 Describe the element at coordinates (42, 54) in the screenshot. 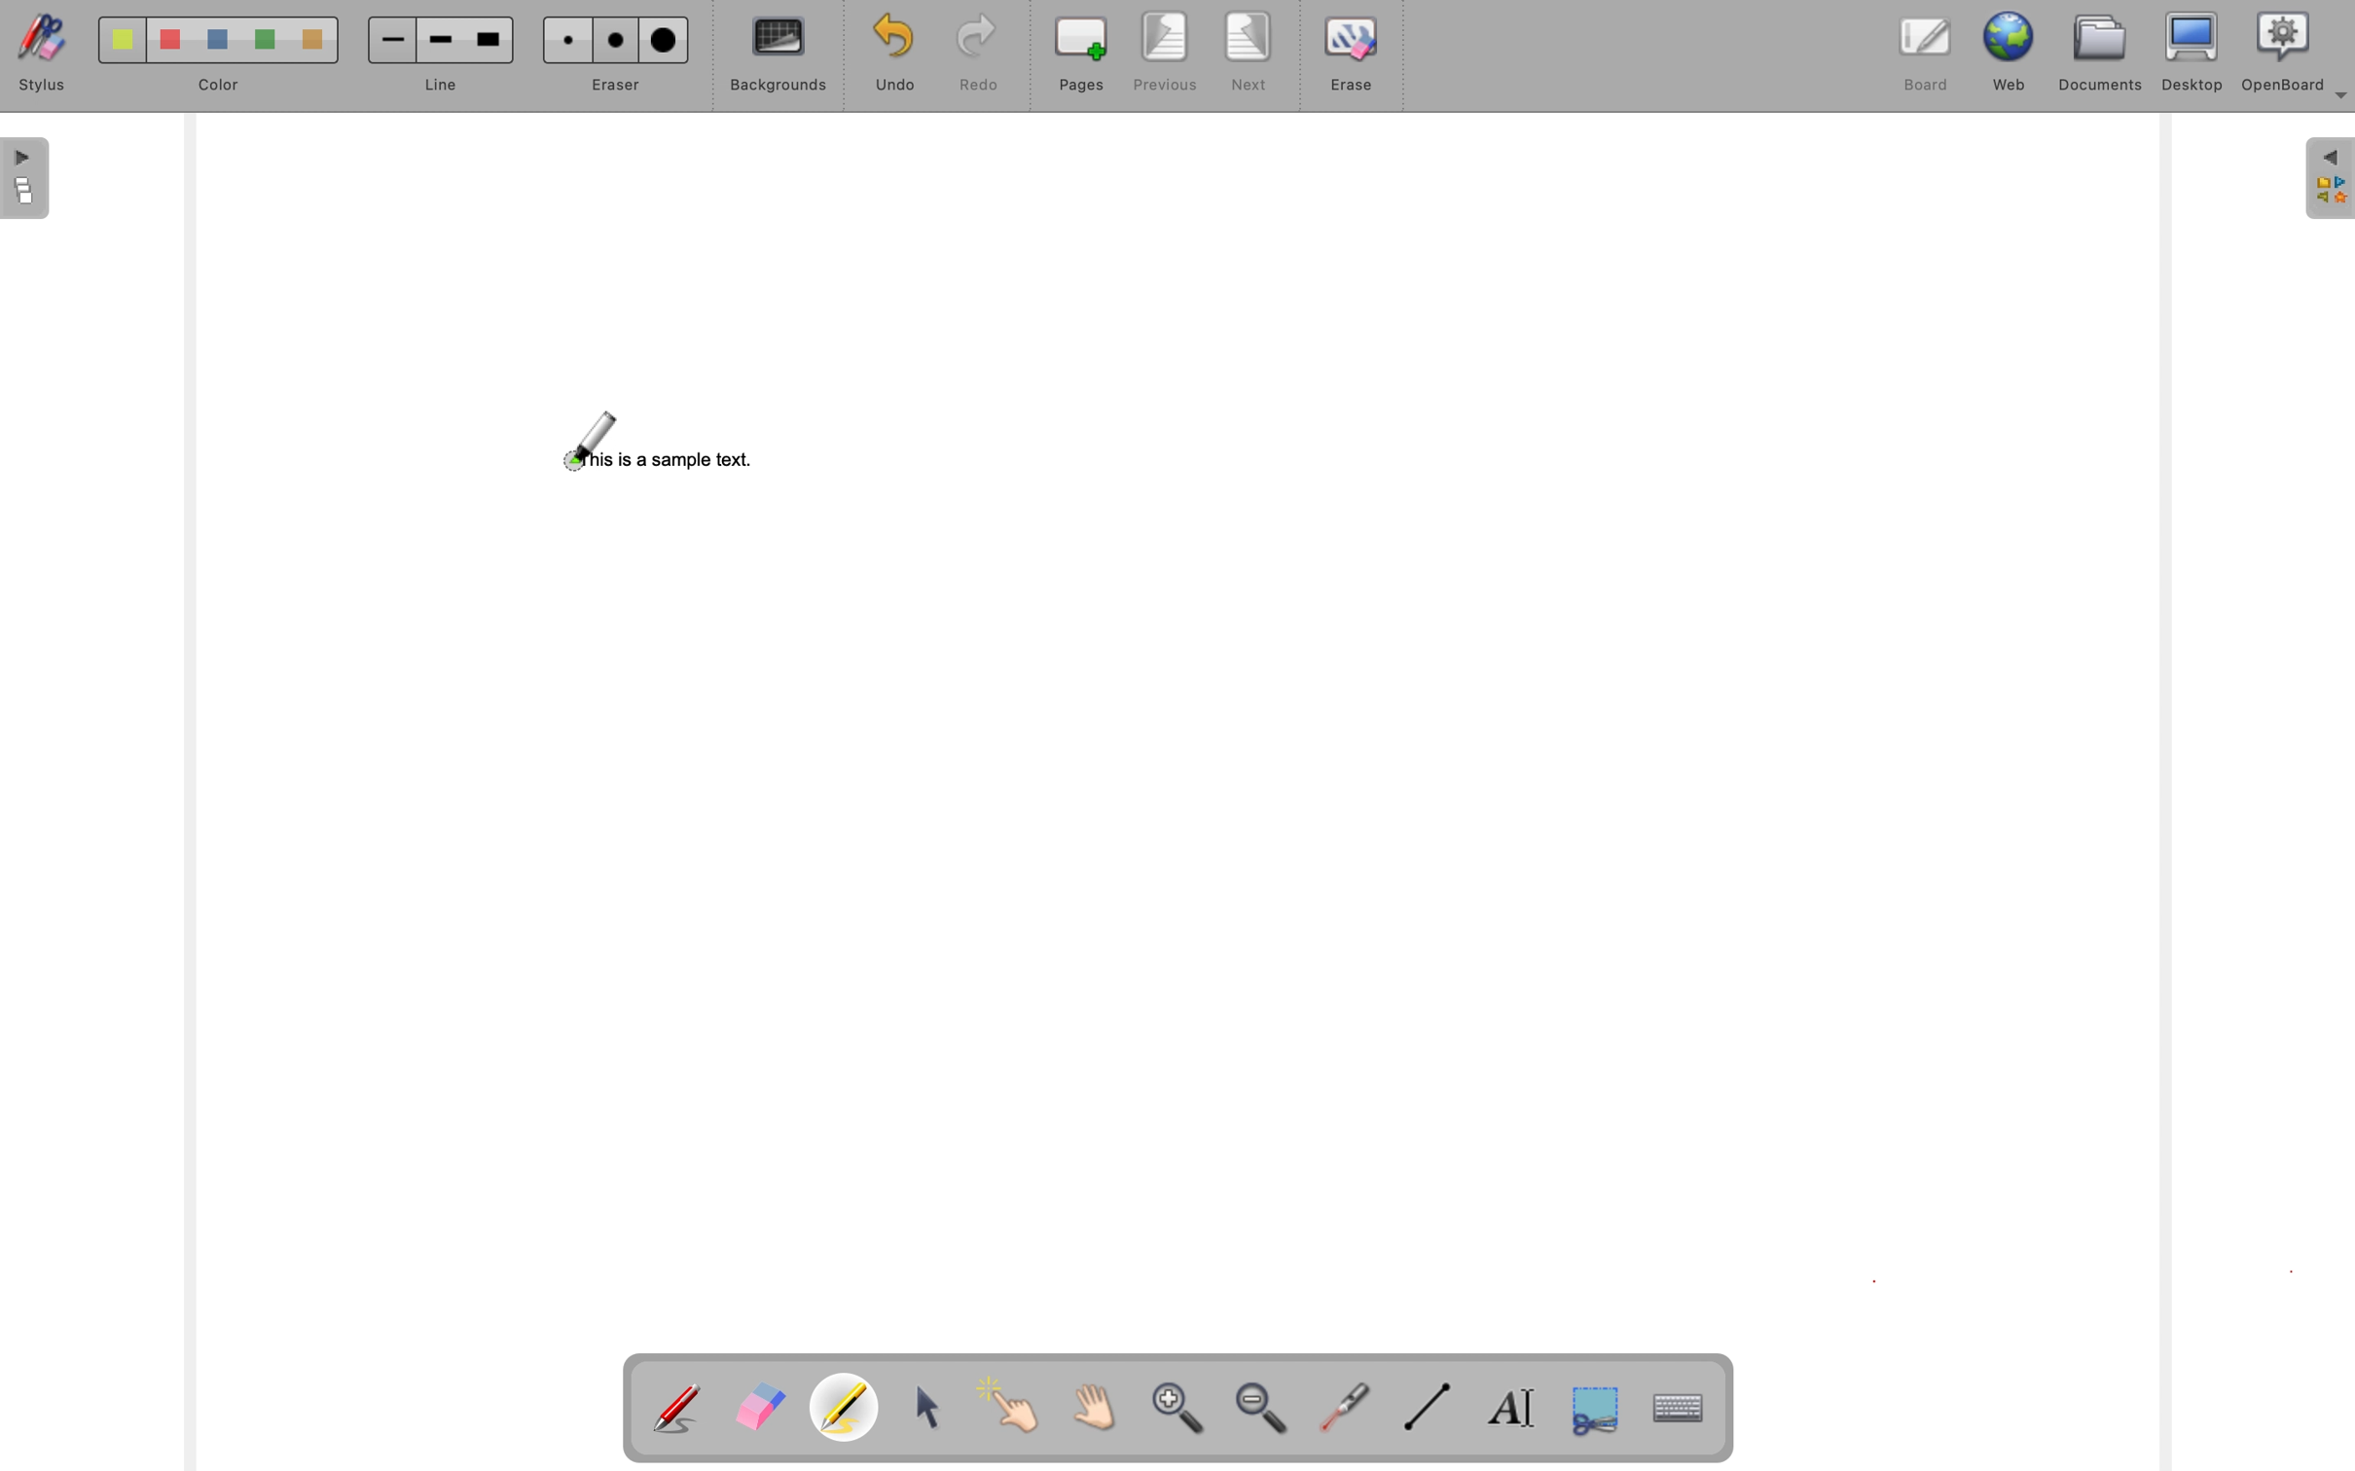

I see `stylus` at that location.